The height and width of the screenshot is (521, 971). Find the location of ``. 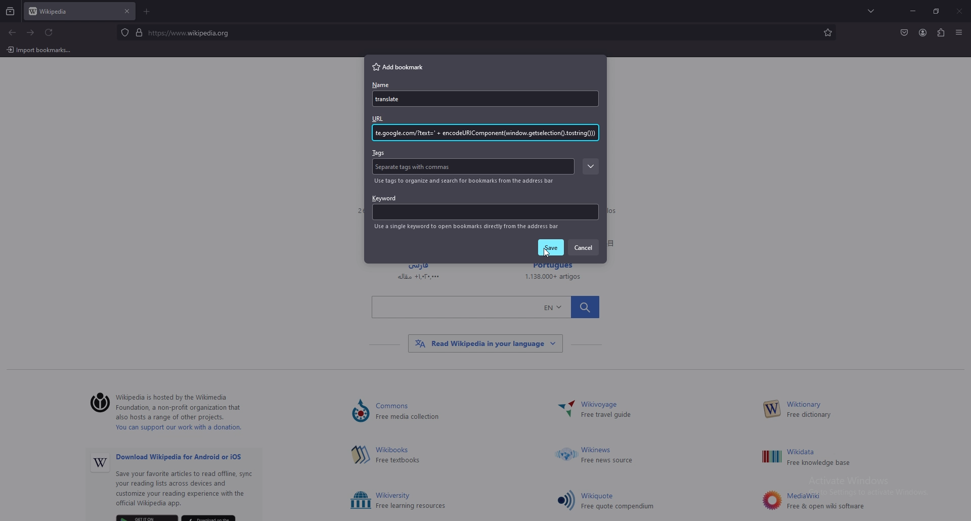

 is located at coordinates (827, 501).